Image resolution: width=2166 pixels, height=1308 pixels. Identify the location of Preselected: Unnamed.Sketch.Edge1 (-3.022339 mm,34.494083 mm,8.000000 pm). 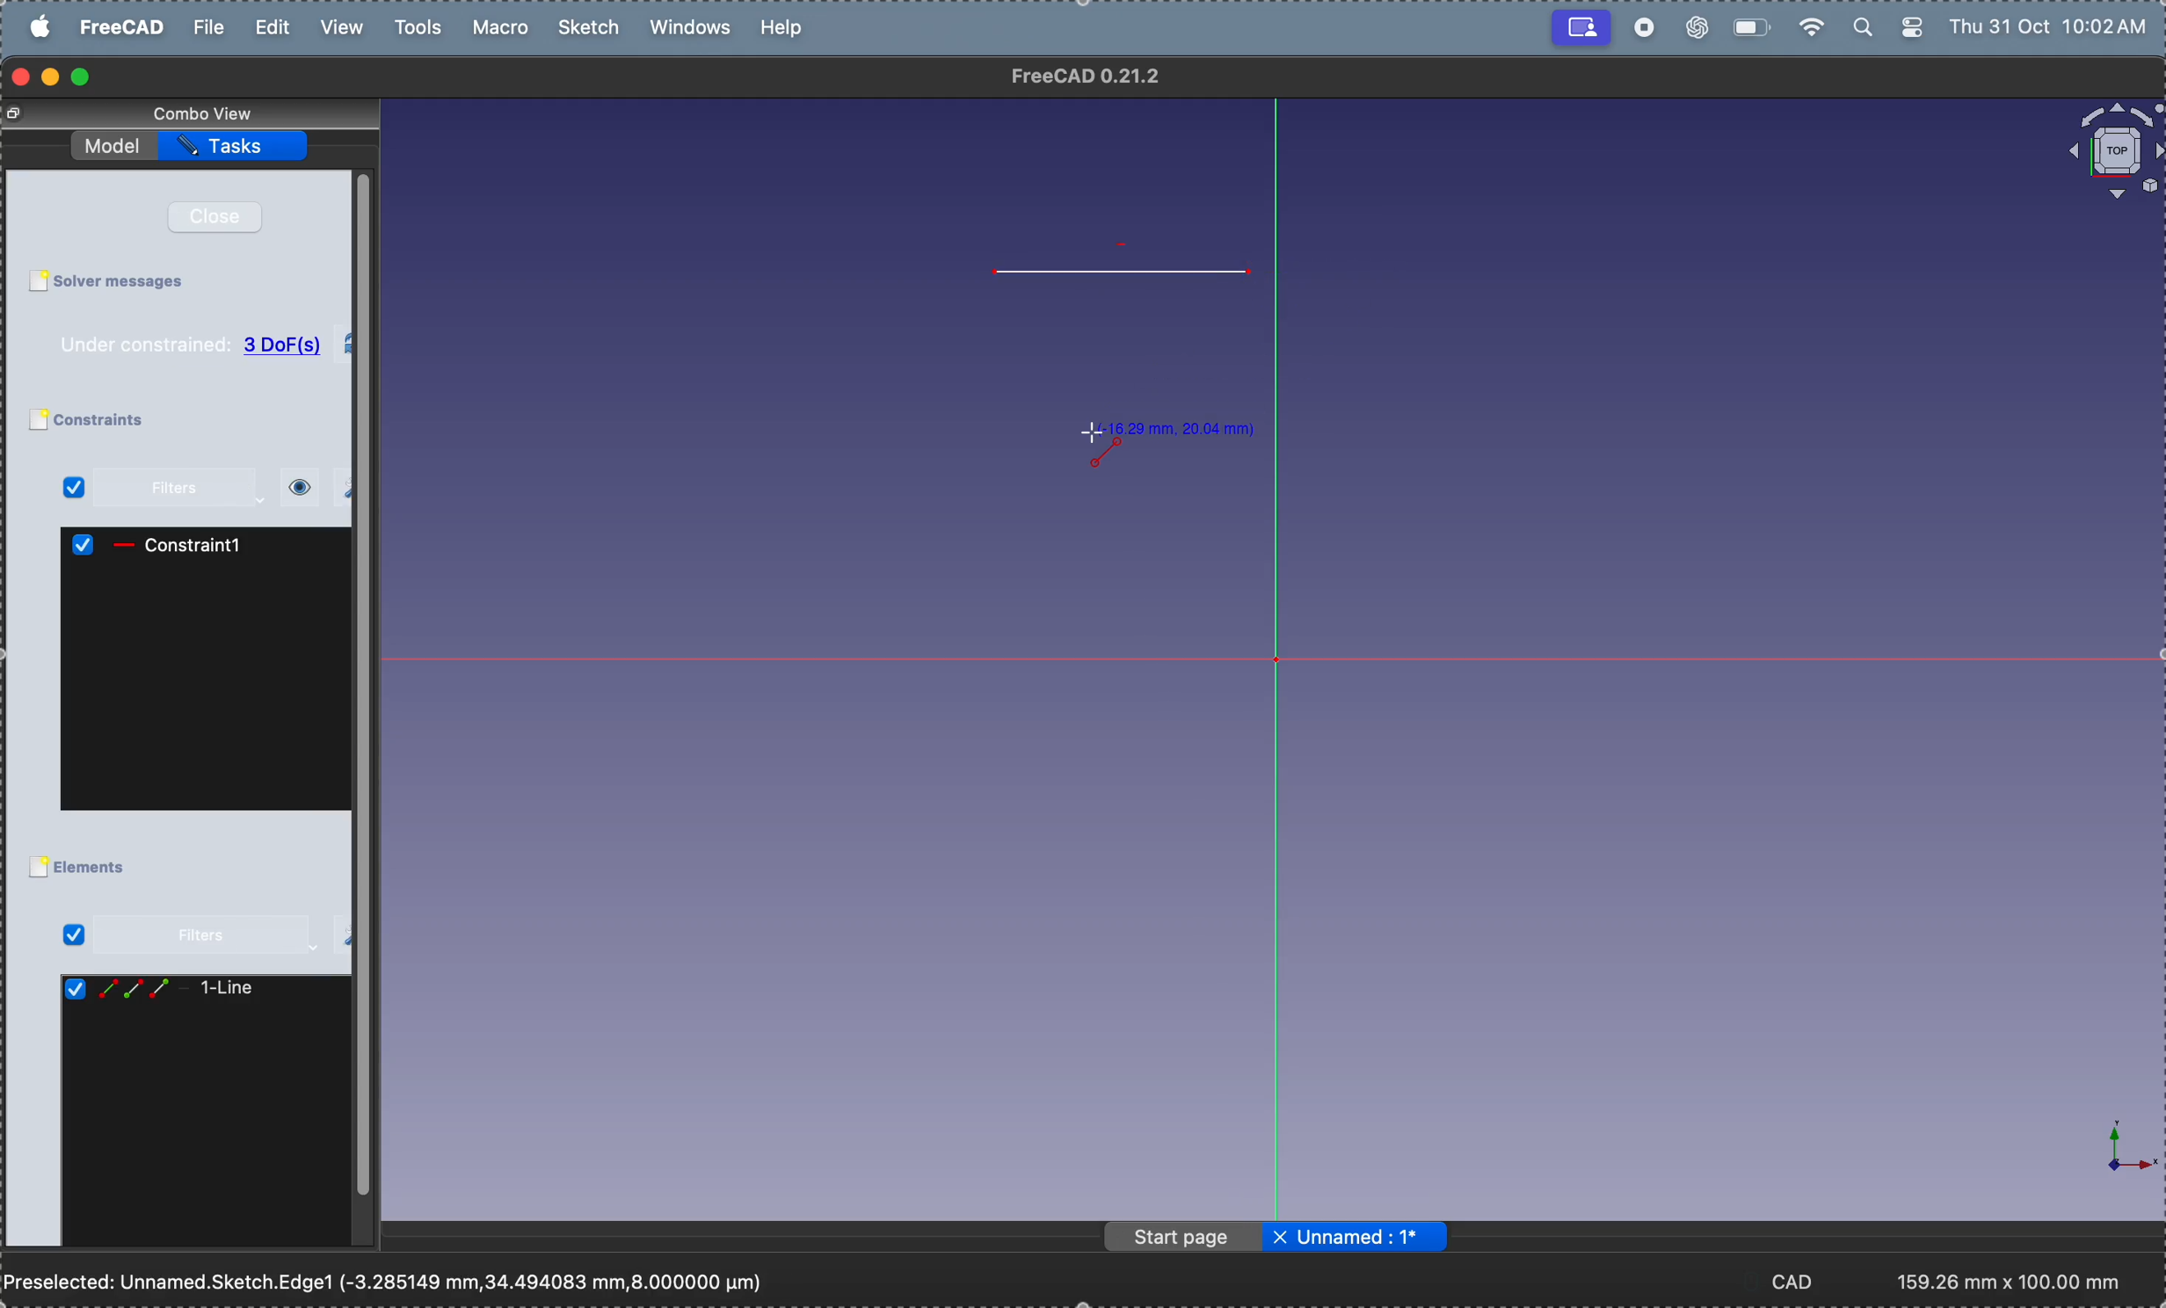
(389, 1283).